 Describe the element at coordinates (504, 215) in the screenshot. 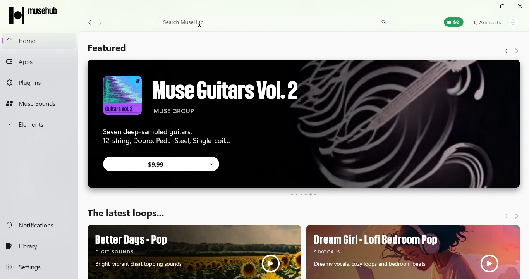

I see `Navigate forward` at that location.